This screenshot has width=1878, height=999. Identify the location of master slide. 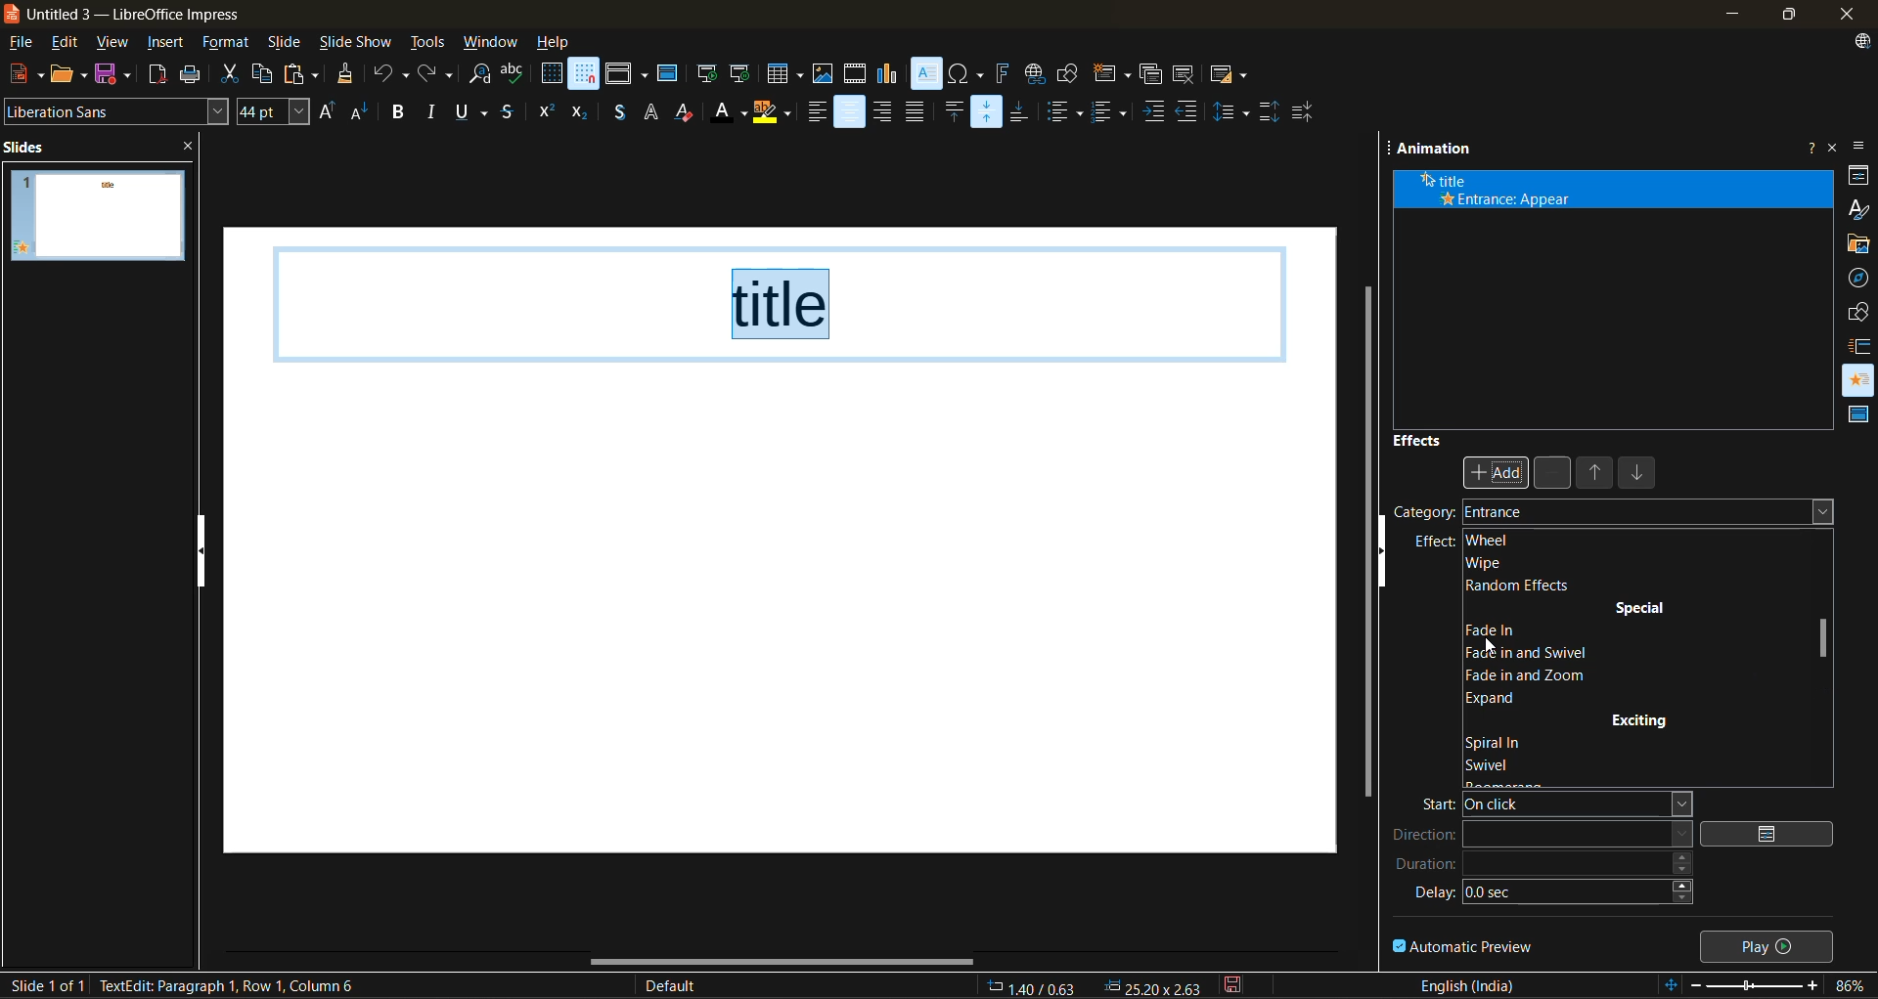
(668, 75).